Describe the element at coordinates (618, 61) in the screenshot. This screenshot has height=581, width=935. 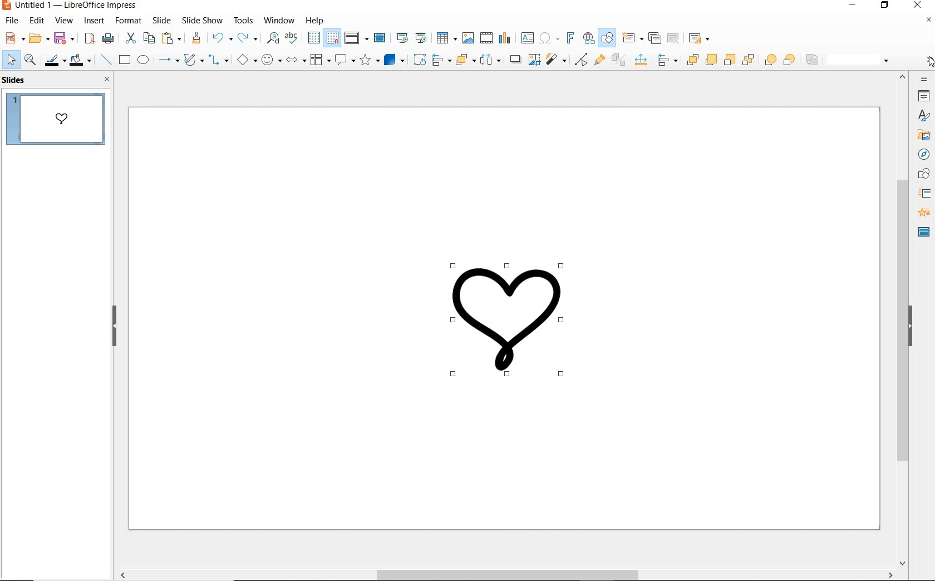
I see `toggle extrusion` at that location.